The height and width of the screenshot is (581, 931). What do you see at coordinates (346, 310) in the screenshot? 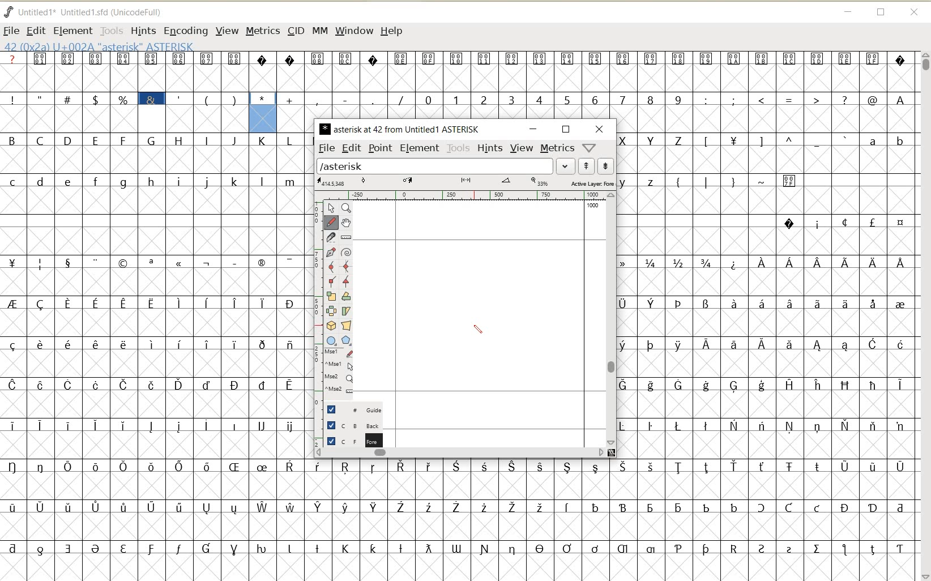
I see `skew the selection` at bounding box center [346, 310].